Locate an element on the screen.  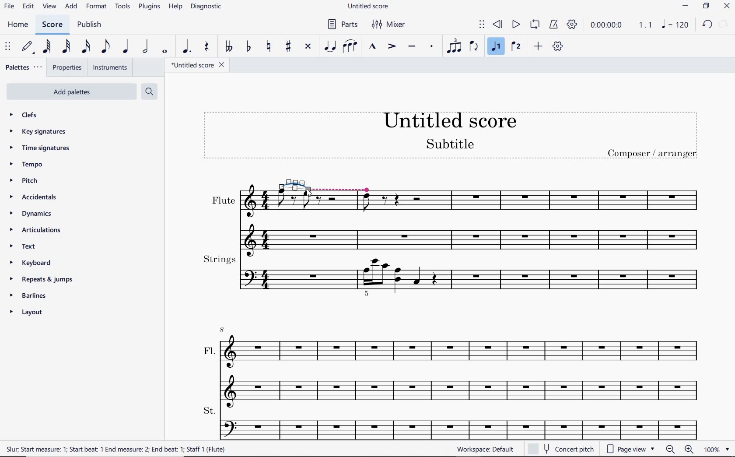
PLAYBACK SETTINGS is located at coordinates (574, 25).